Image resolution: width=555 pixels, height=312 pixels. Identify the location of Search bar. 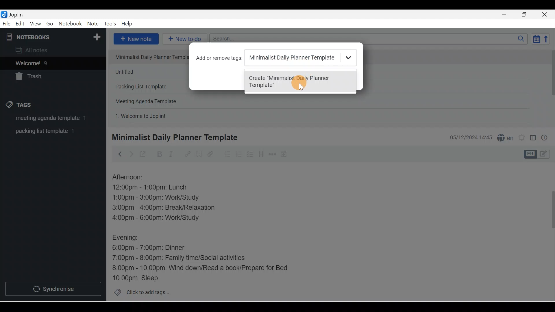
(370, 39).